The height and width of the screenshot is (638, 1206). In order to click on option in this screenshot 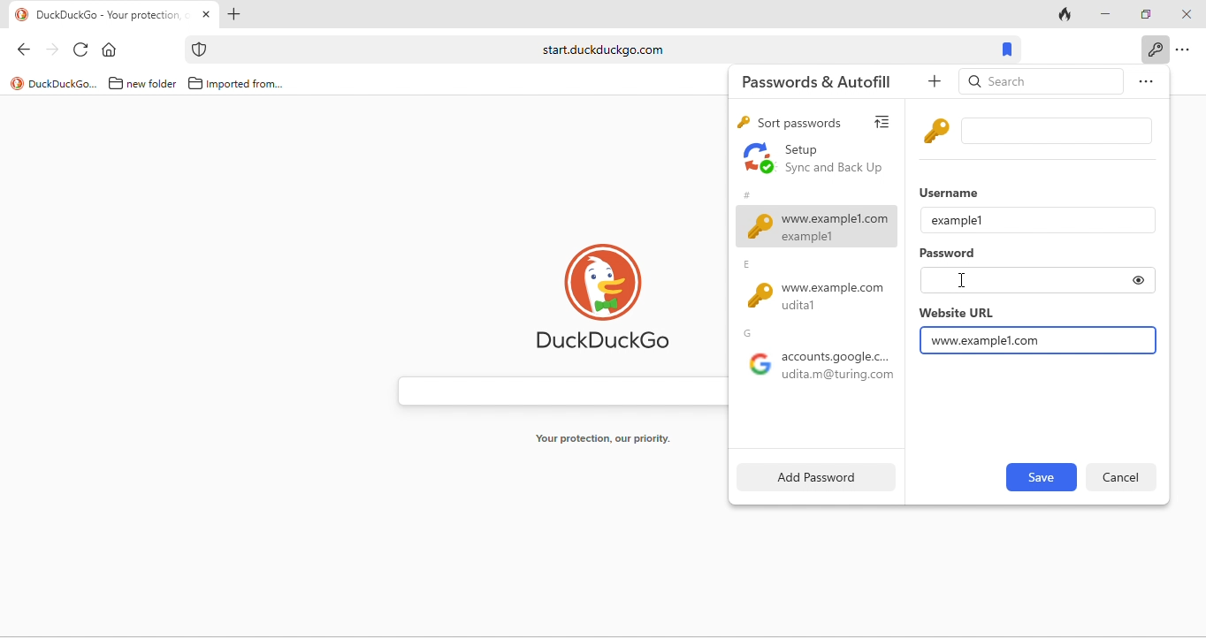, I will do `click(1142, 84)`.